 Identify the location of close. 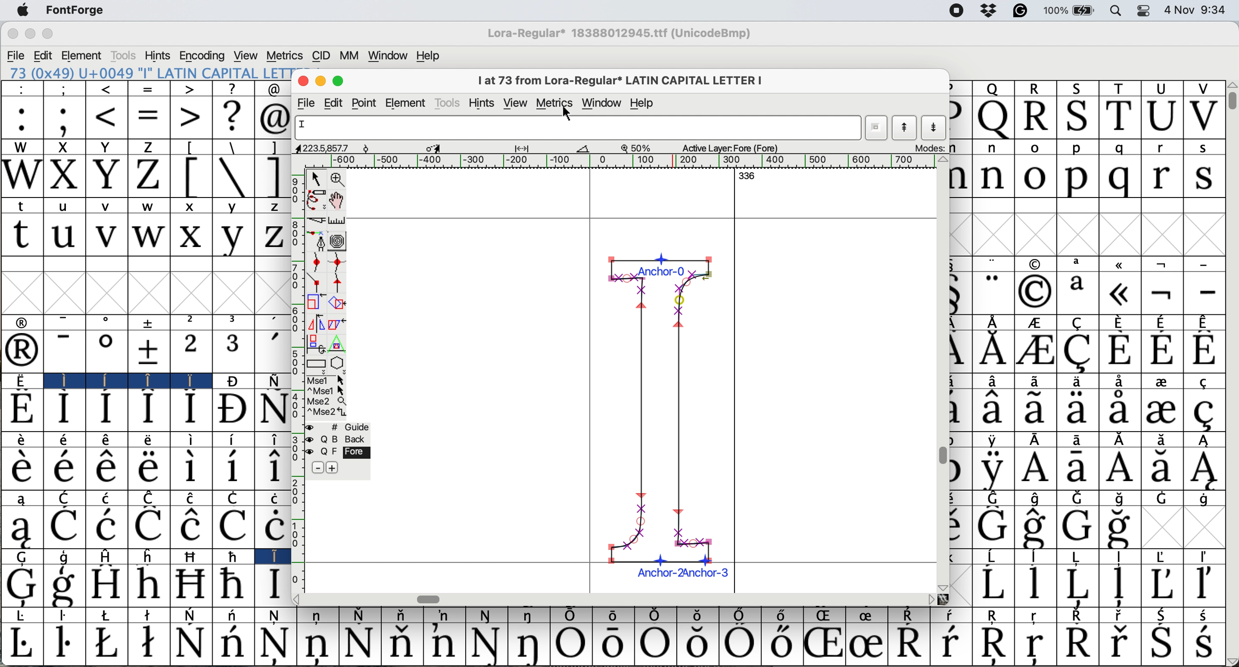
(303, 81).